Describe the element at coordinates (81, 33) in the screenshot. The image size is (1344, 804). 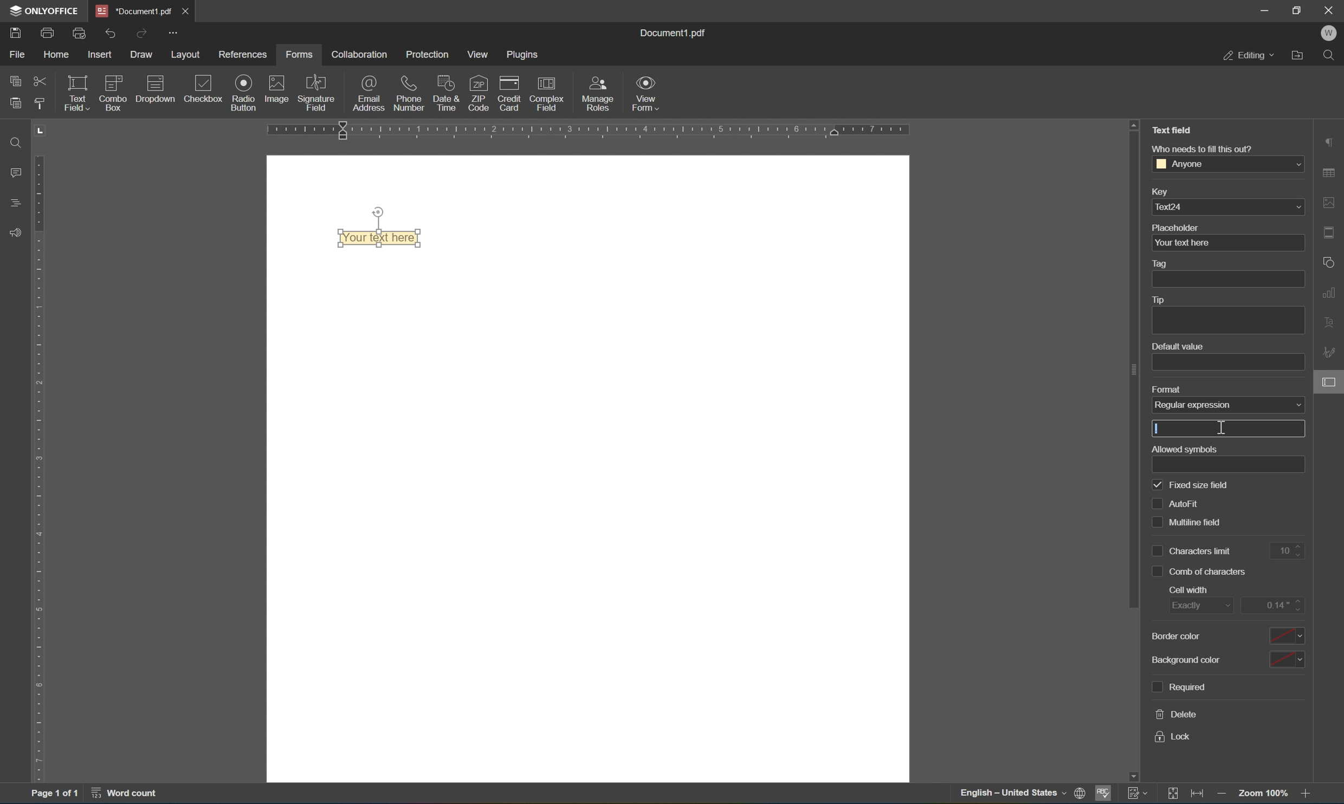
I see `quick print` at that location.